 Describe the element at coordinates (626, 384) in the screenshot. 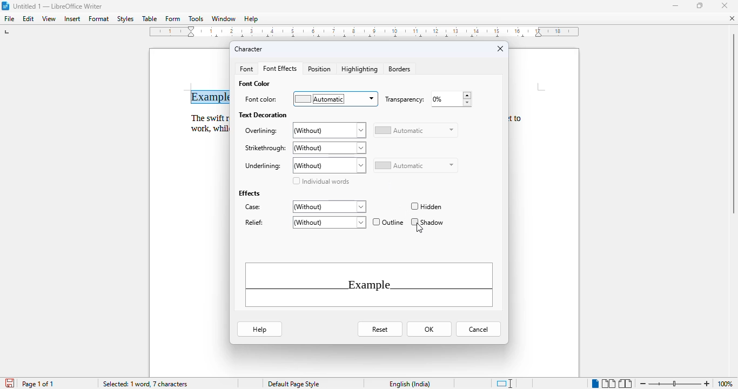

I see `book view` at that location.